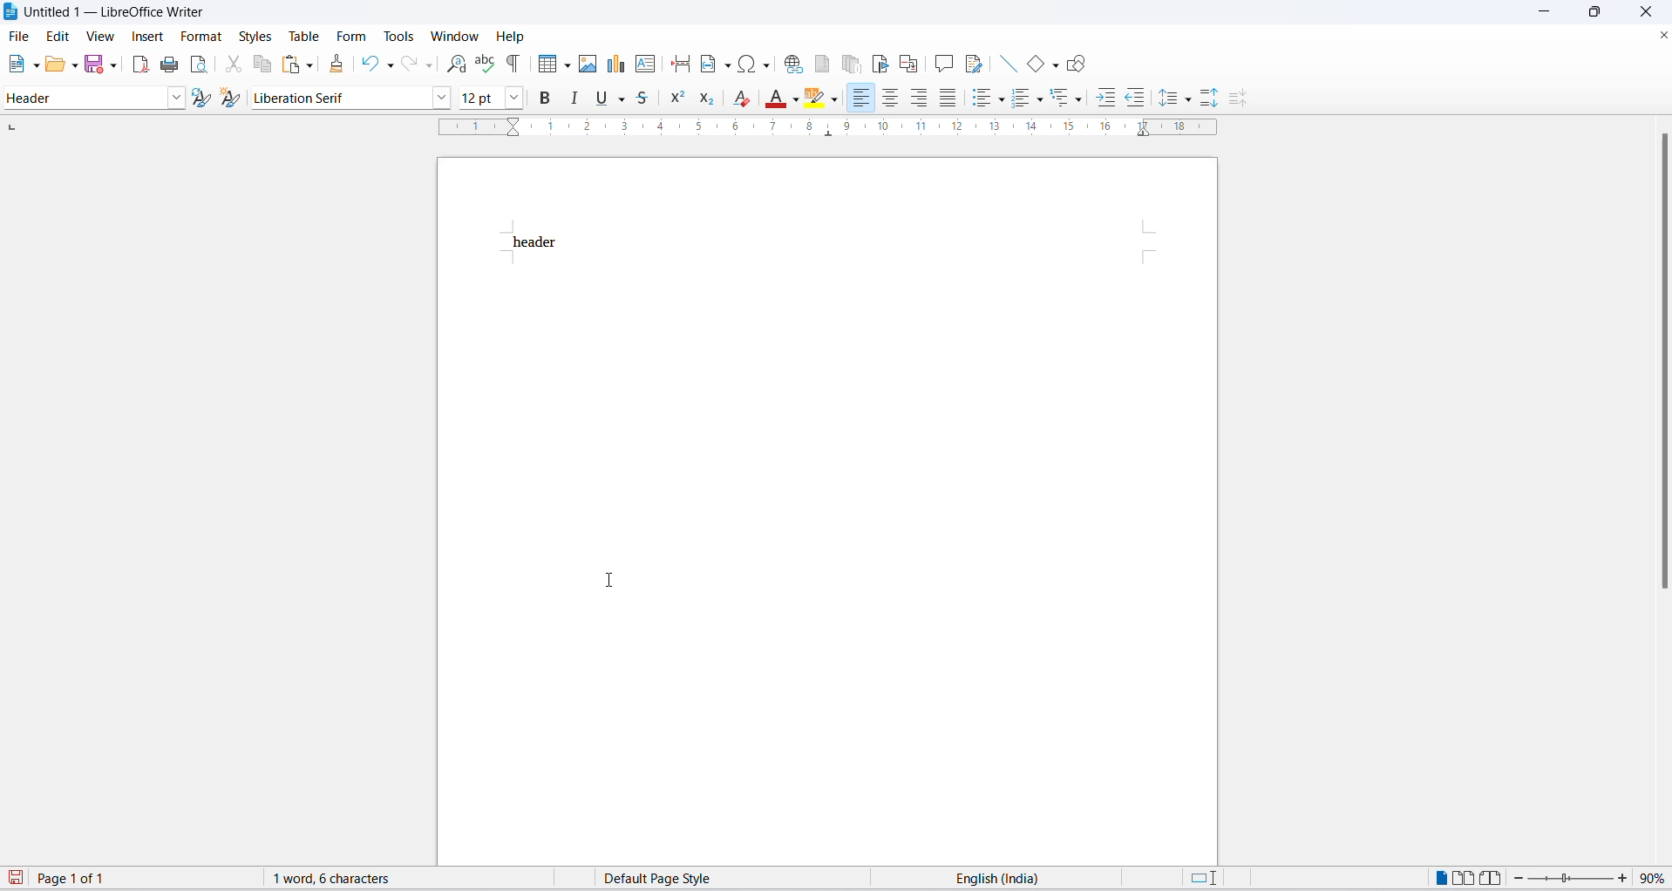 Image resolution: width=1672 pixels, height=891 pixels. What do you see at coordinates (100, 35) in the screenshot?
I see `view` at bounding box center [100, 35].